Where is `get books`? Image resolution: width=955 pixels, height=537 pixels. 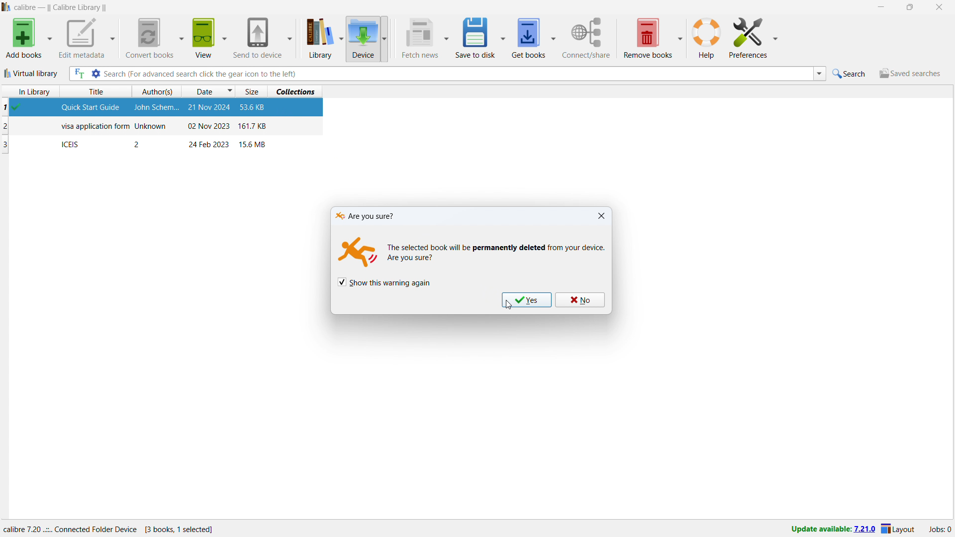
get books is located at coordinates (528, 37).